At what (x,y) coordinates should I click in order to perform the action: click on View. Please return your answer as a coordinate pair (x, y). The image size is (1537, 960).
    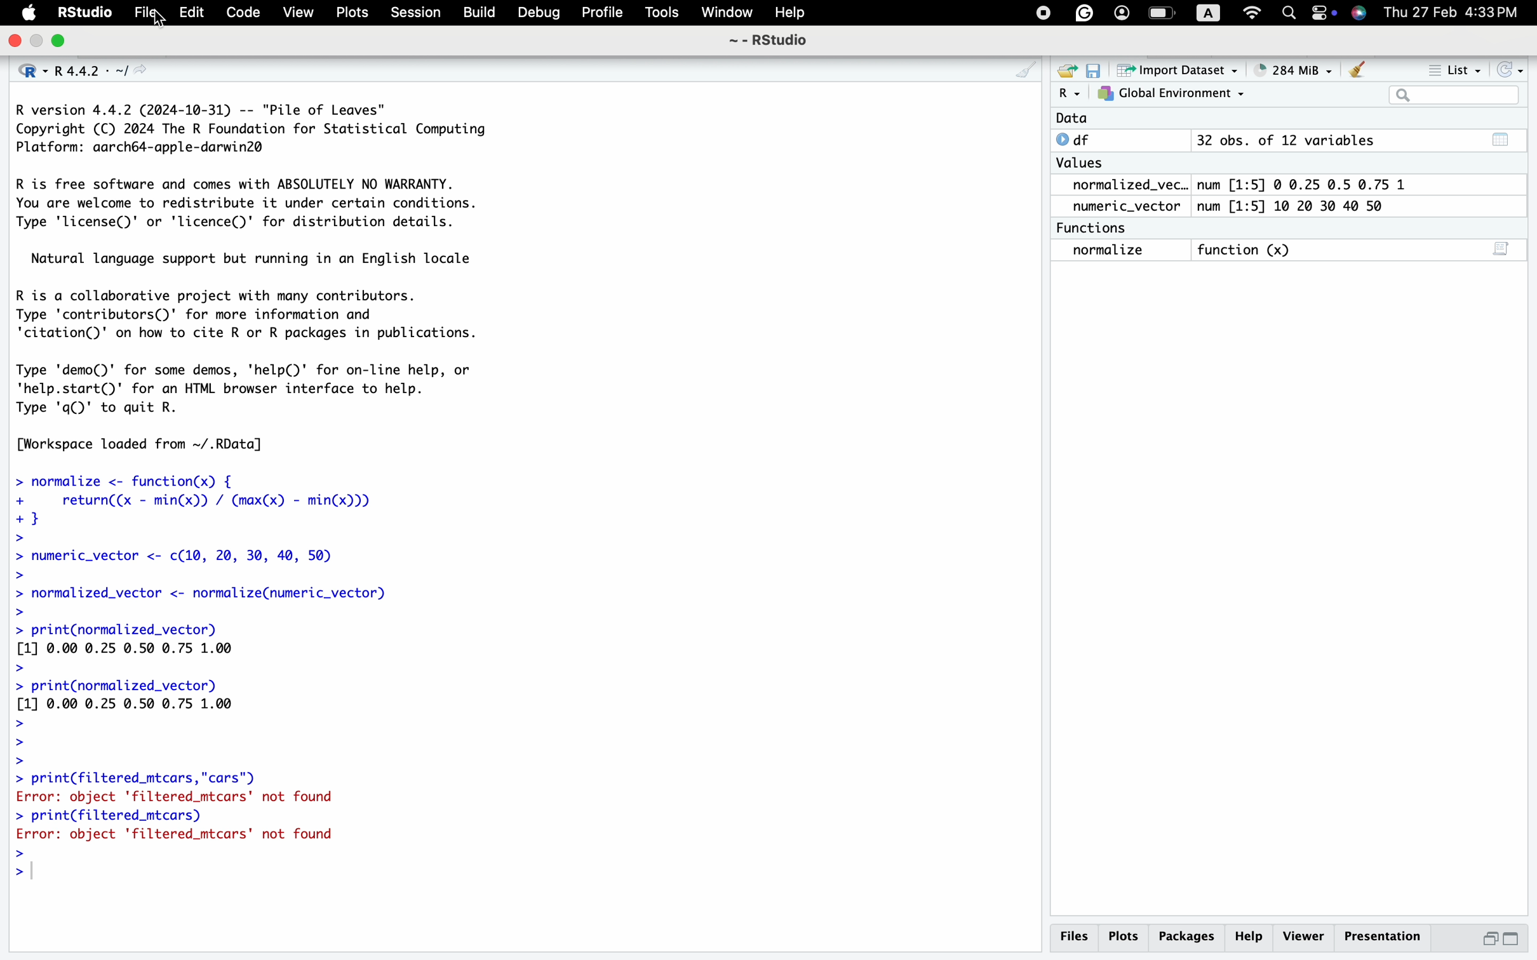
    Looking at the image, I should click on (300, 11).